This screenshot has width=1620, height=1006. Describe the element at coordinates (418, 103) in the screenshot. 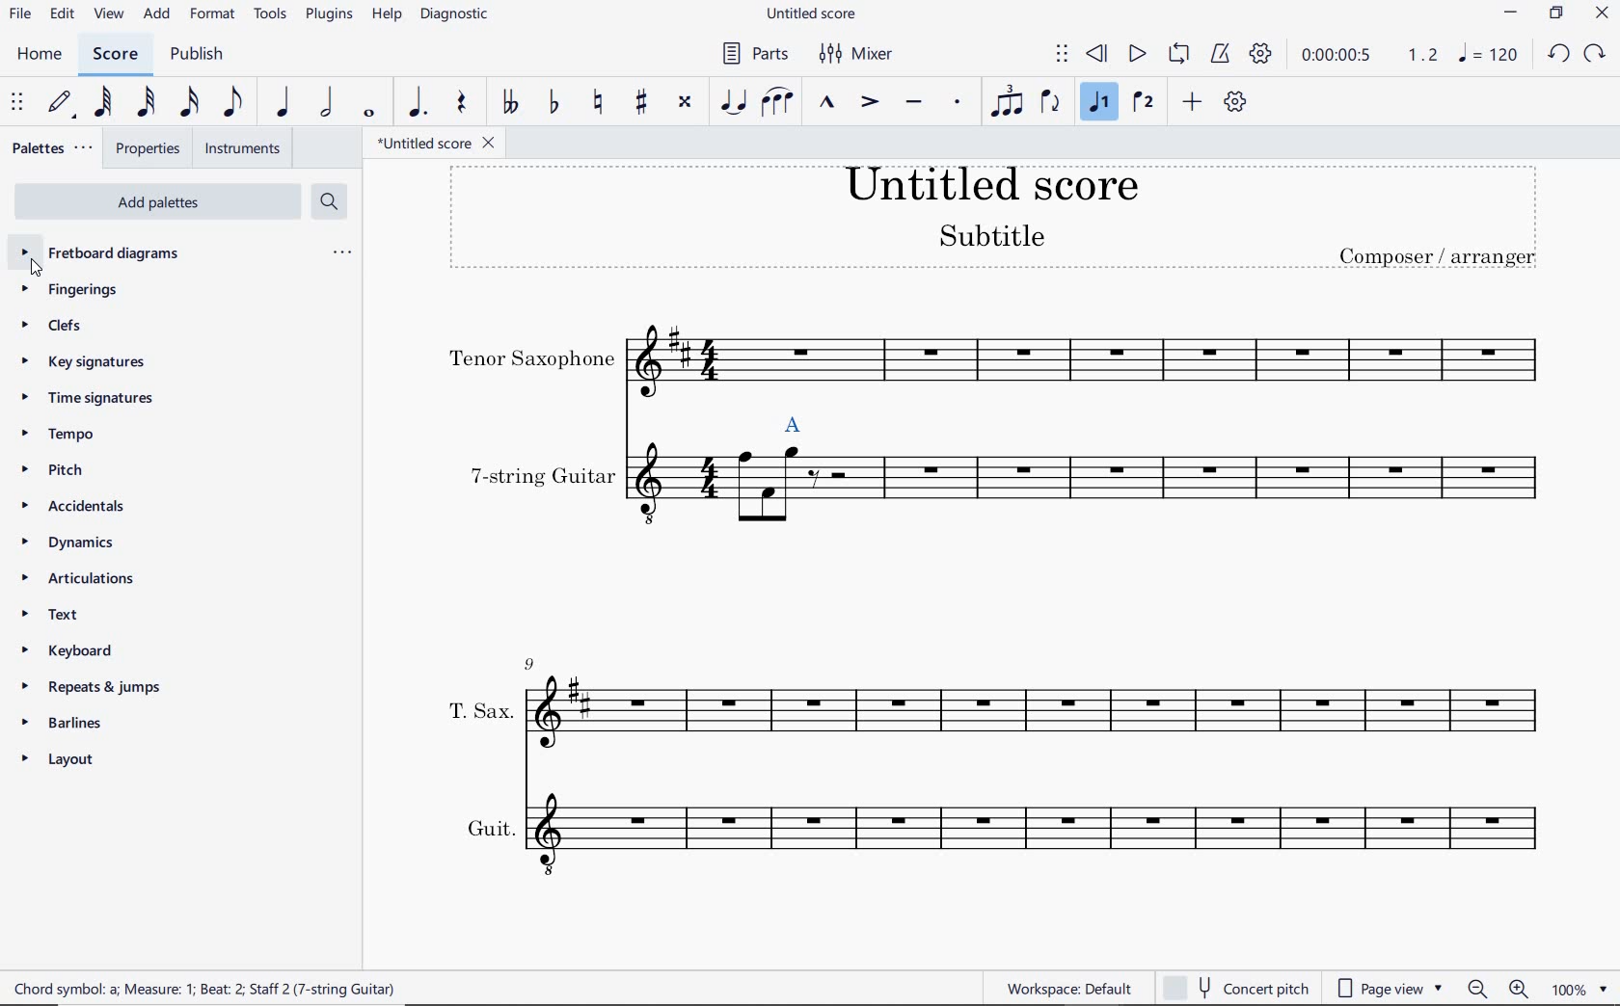

I see `AUGMENTATION DOT` at that location.